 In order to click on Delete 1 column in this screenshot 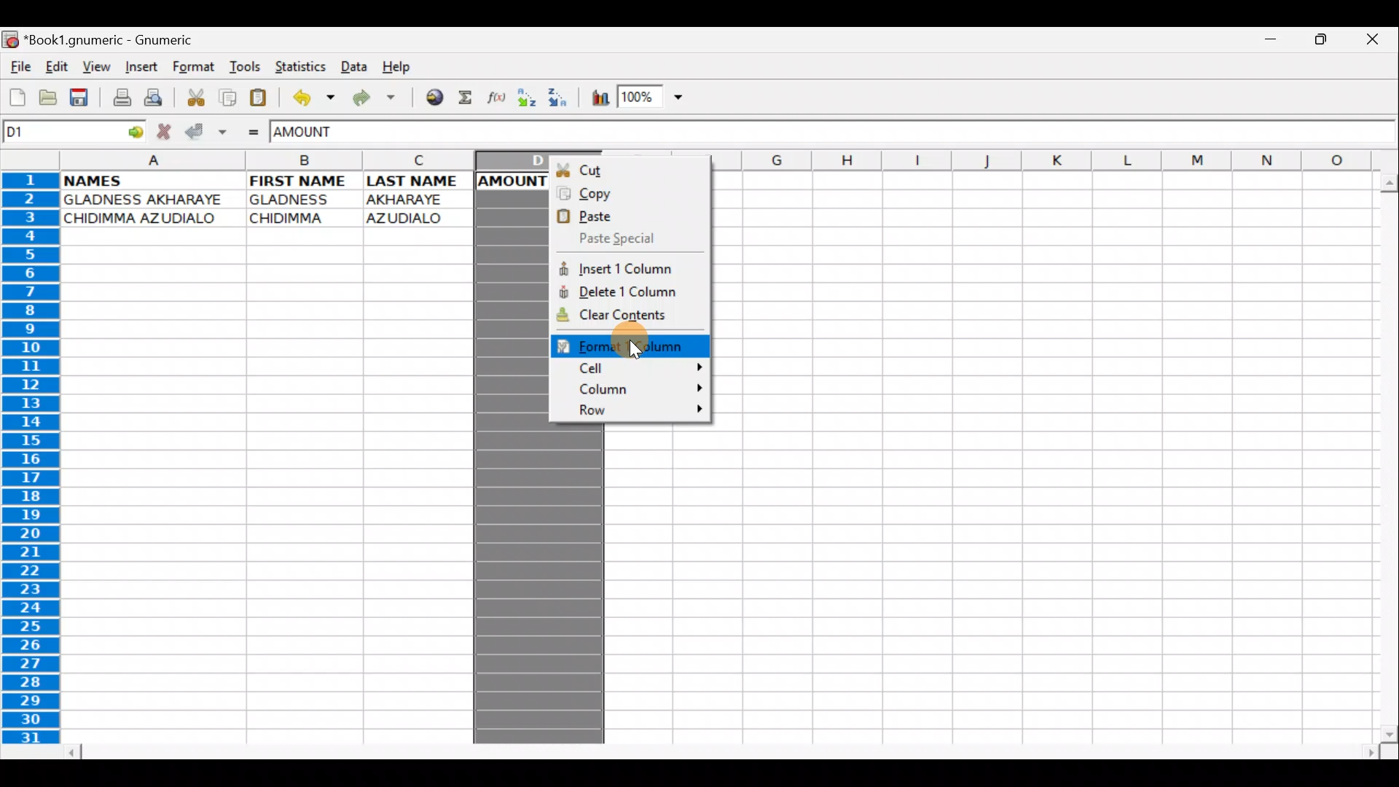, I will do `click(634, 289)`.